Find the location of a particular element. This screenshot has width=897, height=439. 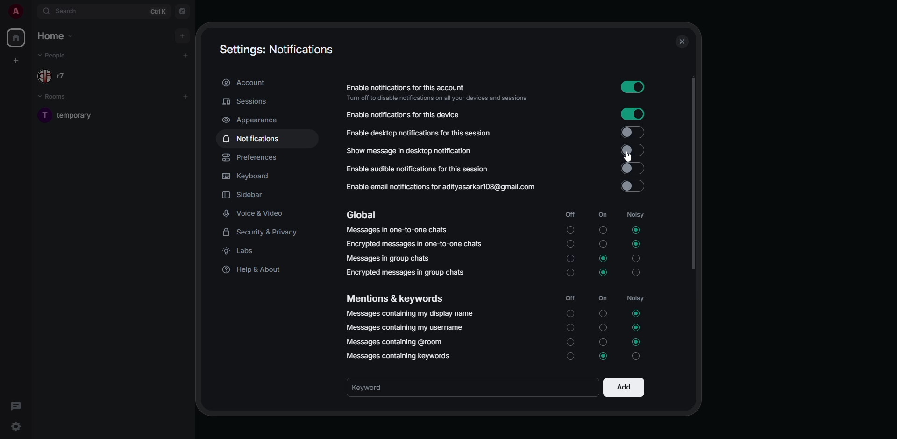

noisy is located at coordinates (637, 298).